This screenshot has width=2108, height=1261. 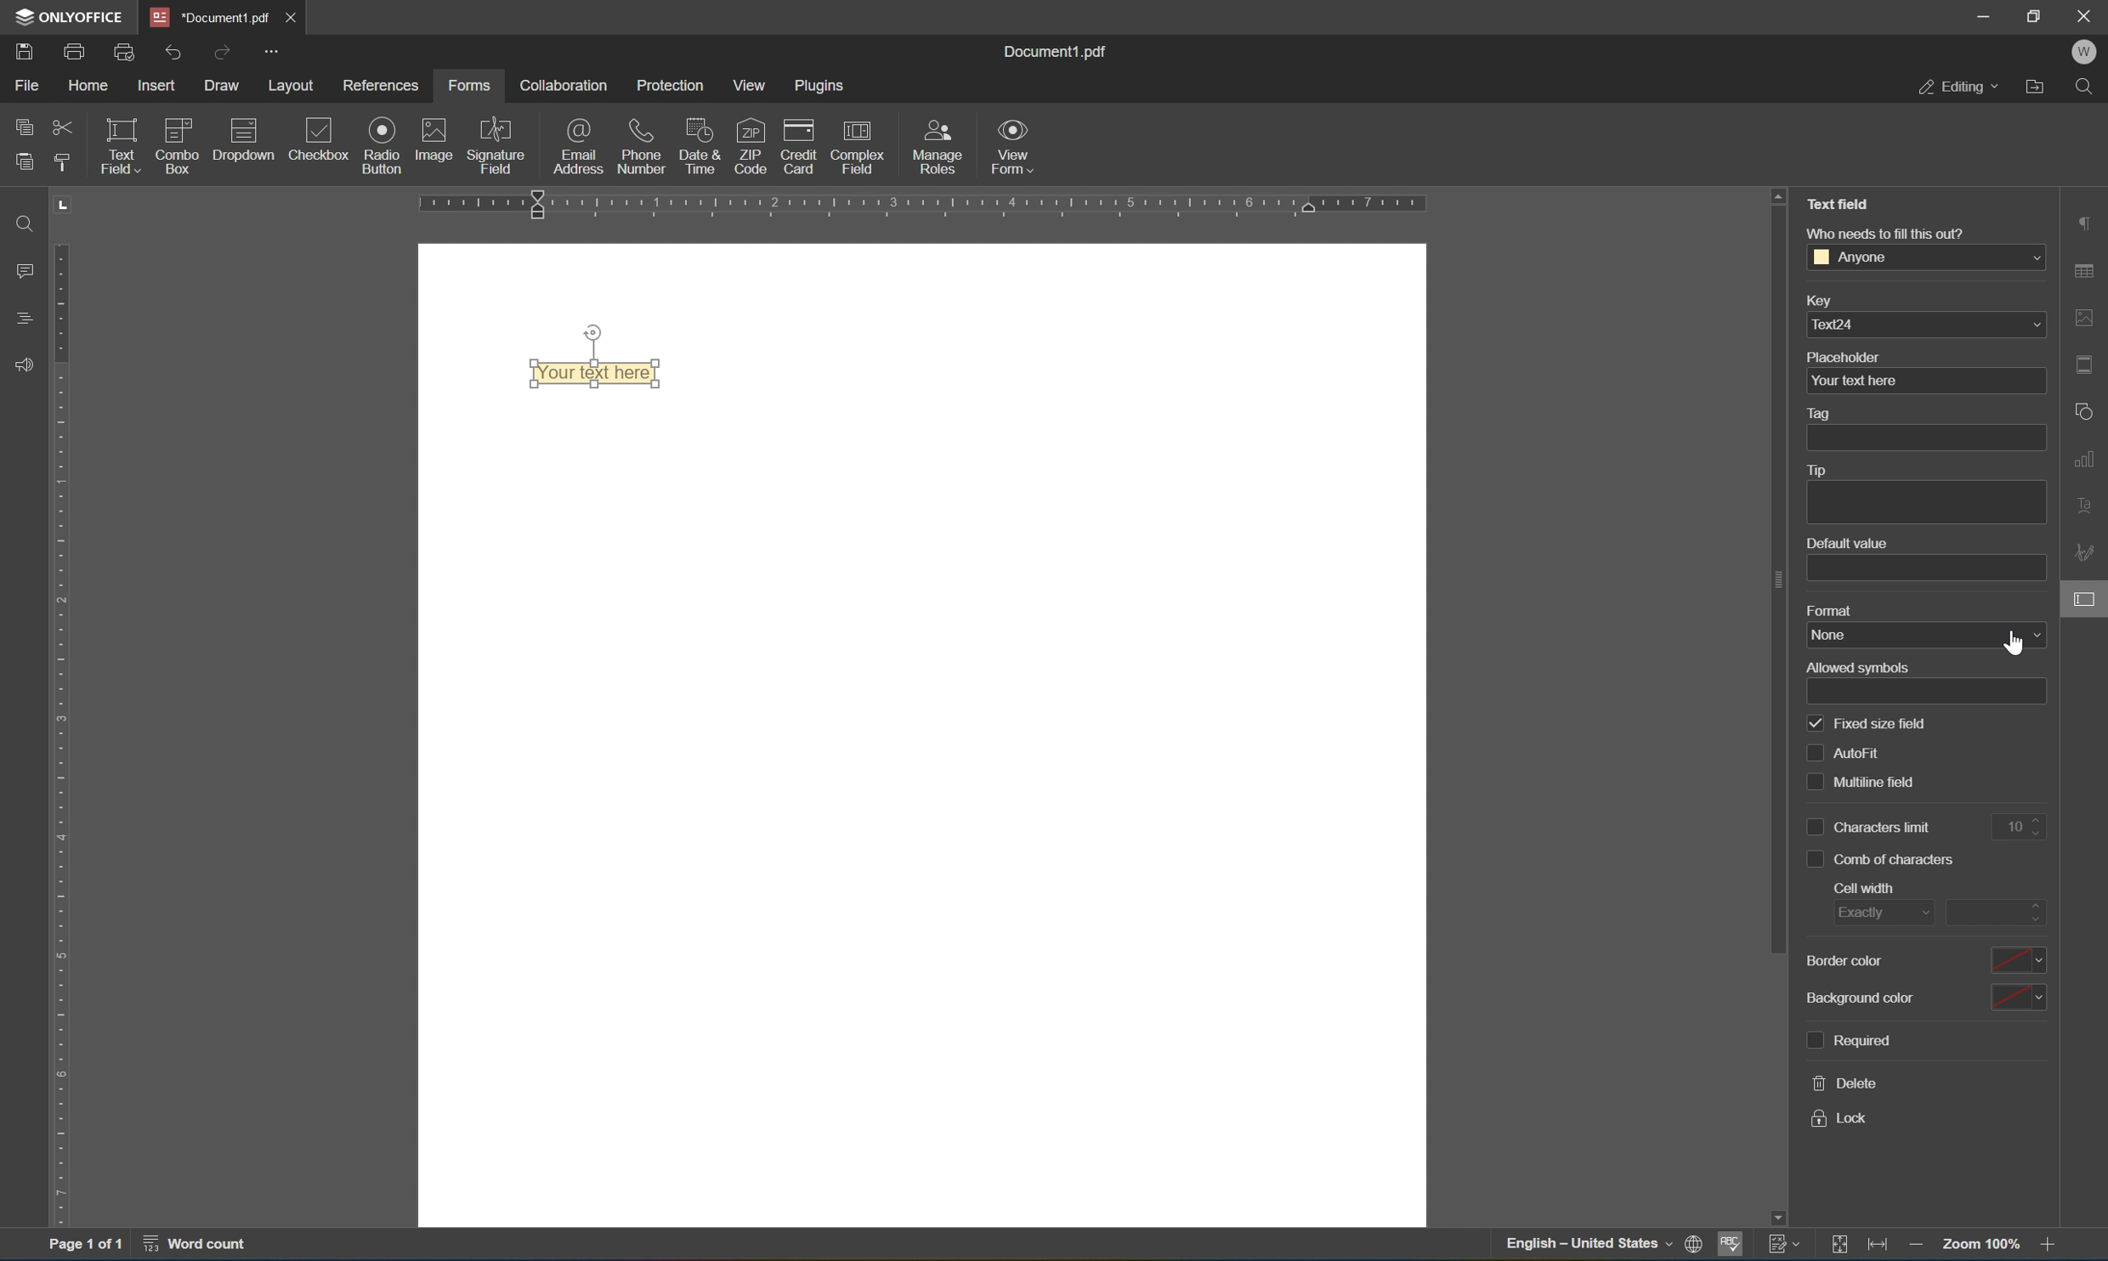 I want to click on text field, so click(x=1844, y=202).